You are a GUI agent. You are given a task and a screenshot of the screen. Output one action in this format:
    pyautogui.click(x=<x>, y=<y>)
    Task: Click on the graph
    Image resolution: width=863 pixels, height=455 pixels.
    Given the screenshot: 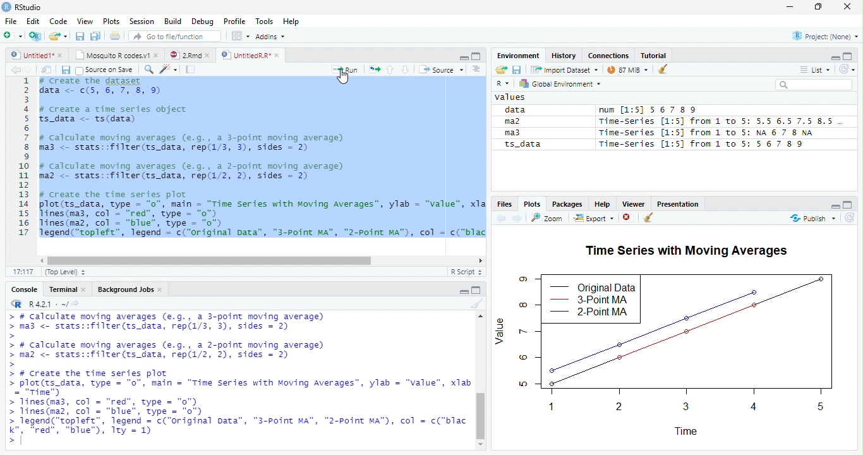 What is the action you would take?
    pyautogui.click(x=672, y=353)
    